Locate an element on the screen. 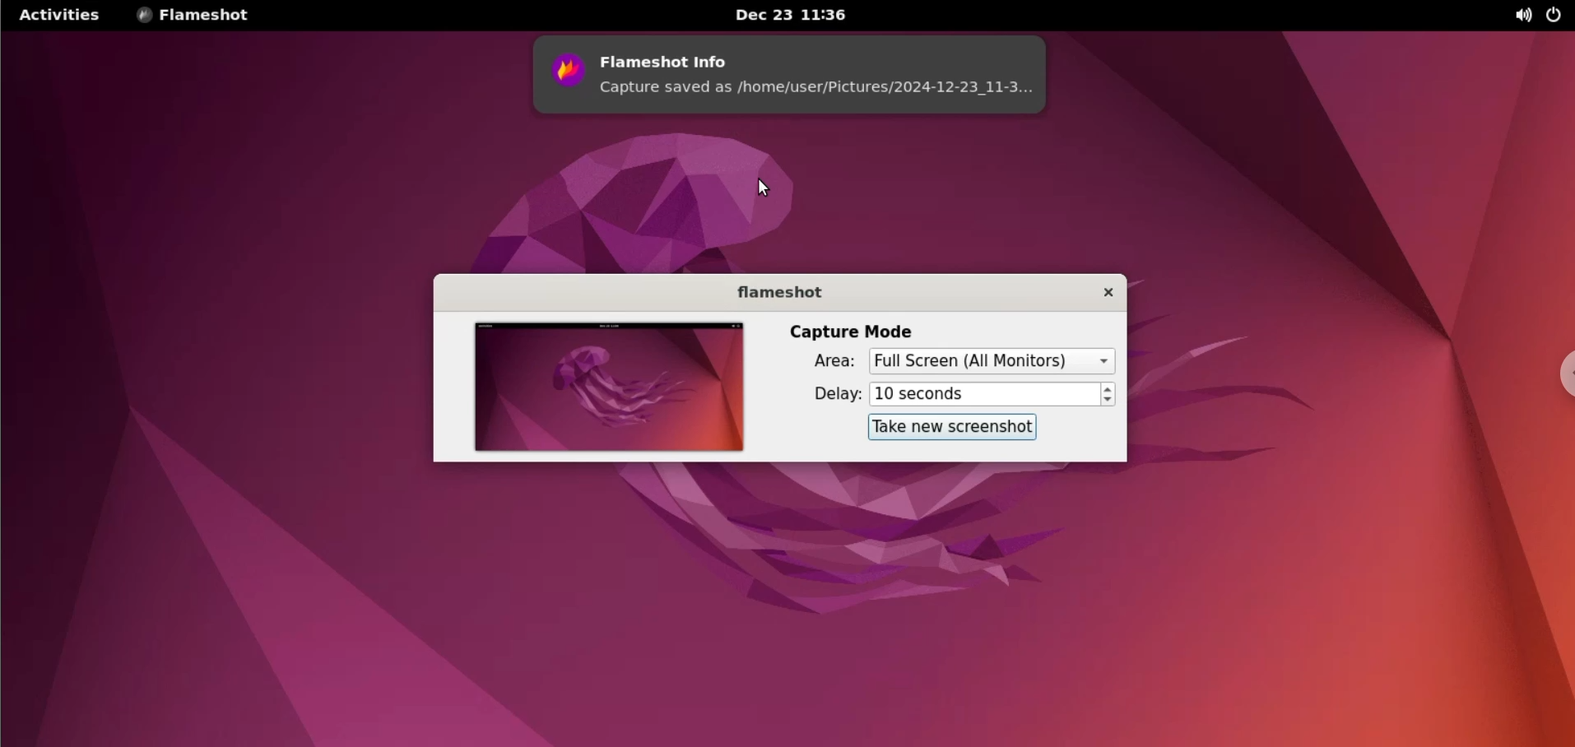 The image size is (1575, 747). cursor is located at coordinates (769, 187).